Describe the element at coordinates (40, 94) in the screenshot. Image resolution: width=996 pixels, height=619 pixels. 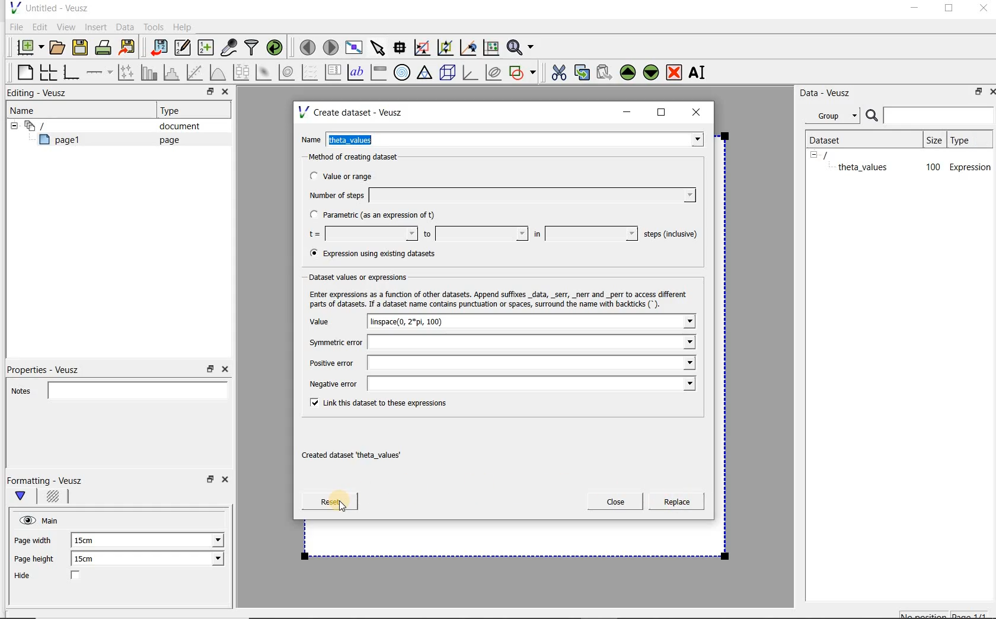
I see `Editing - Veusz` at that location.